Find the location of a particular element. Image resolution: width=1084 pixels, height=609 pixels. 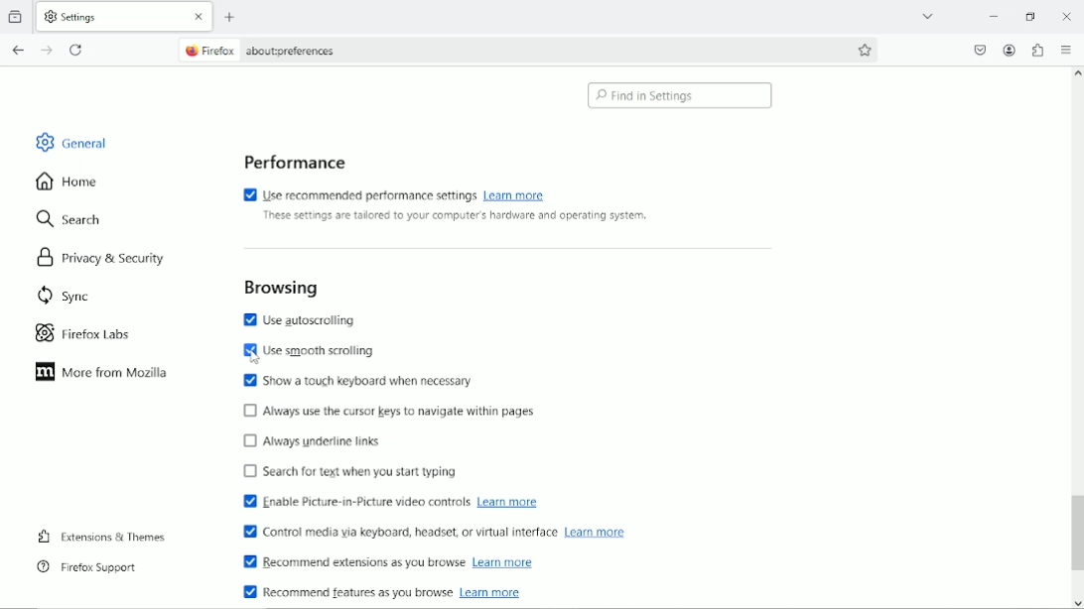

These settings are tailored to your computer's hardware and operating system. is located at coordinates (454, 217).